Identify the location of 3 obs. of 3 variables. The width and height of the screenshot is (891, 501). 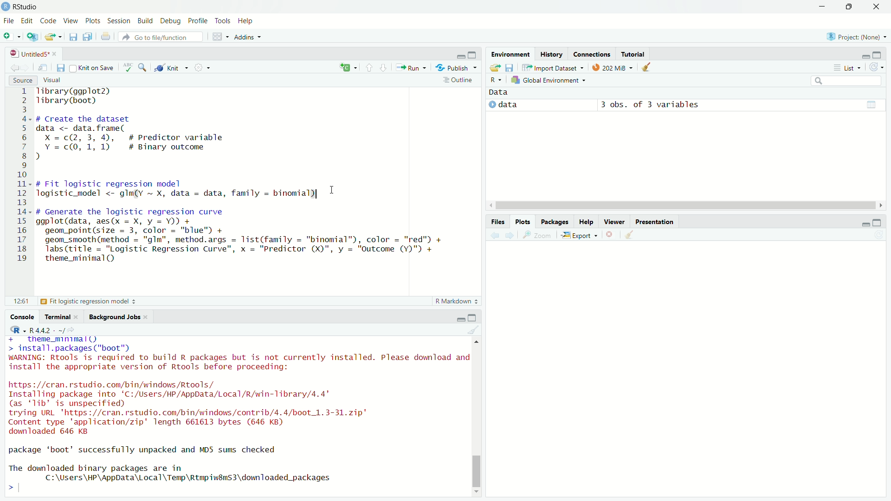
(650, 105).